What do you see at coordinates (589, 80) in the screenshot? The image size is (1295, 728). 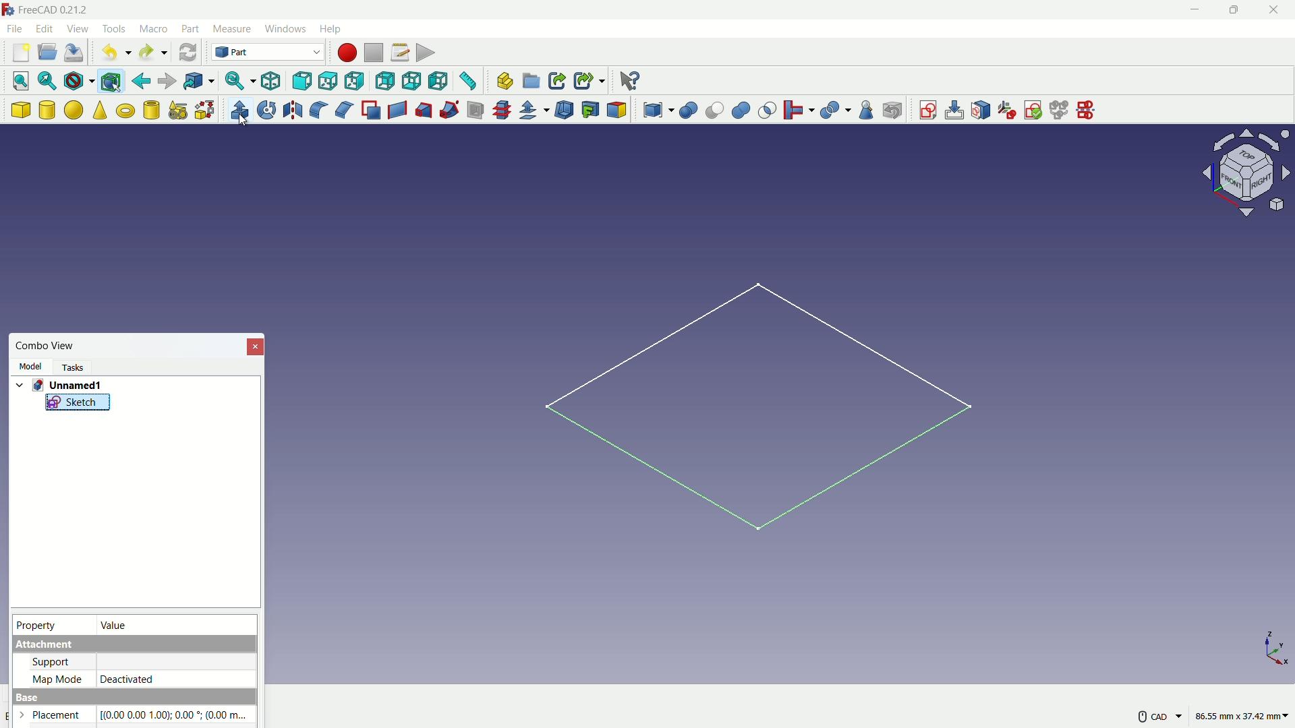 I see `create sub link` at bounding box center [589, 80].